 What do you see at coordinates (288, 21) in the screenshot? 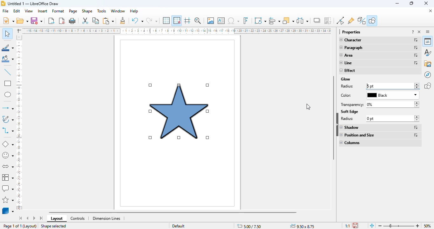
I see `arrange` at bounding box center [288, 21].